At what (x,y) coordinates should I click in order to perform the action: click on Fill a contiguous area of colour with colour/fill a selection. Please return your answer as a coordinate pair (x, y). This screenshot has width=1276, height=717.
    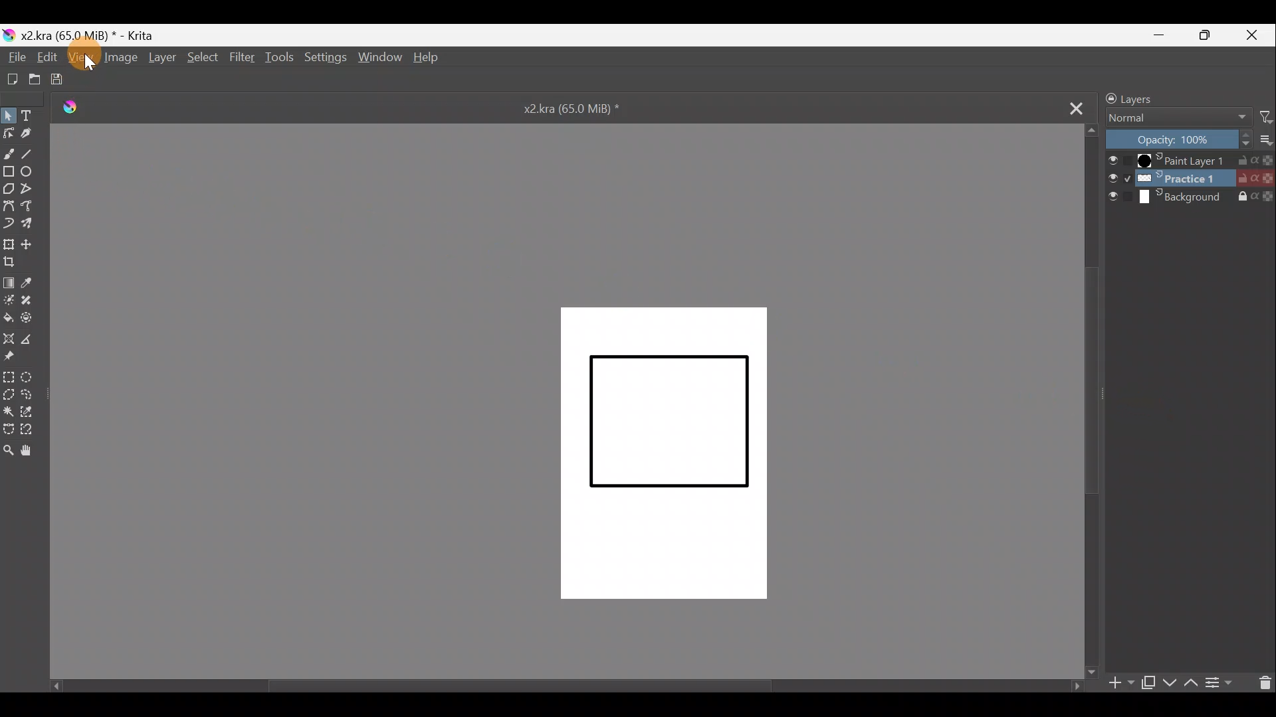
    Looking at the image, I should click on (8, 317).